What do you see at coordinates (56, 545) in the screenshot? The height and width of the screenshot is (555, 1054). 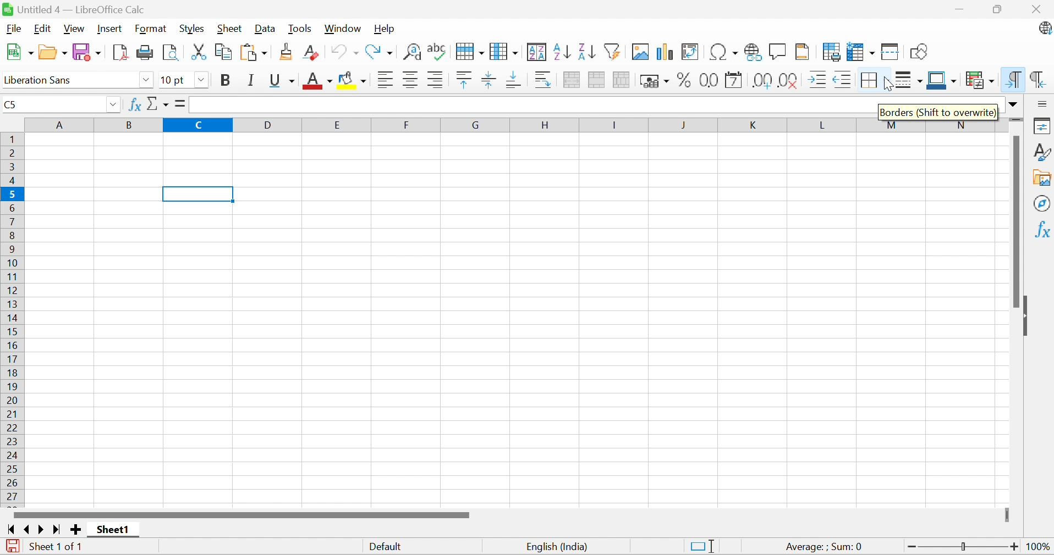 I see `Sheet 1 of 1` at bounding box center [56, 545].